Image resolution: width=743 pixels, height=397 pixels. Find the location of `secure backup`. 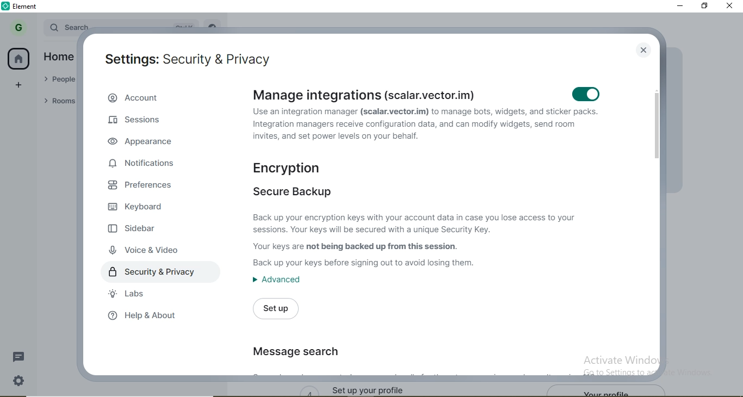

secure backup is located at coordinates (290, 193).